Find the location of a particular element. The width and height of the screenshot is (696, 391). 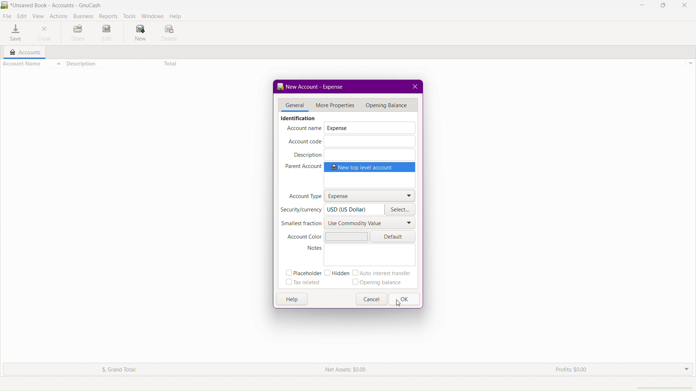

Reports is located at coordinates (107, 15).